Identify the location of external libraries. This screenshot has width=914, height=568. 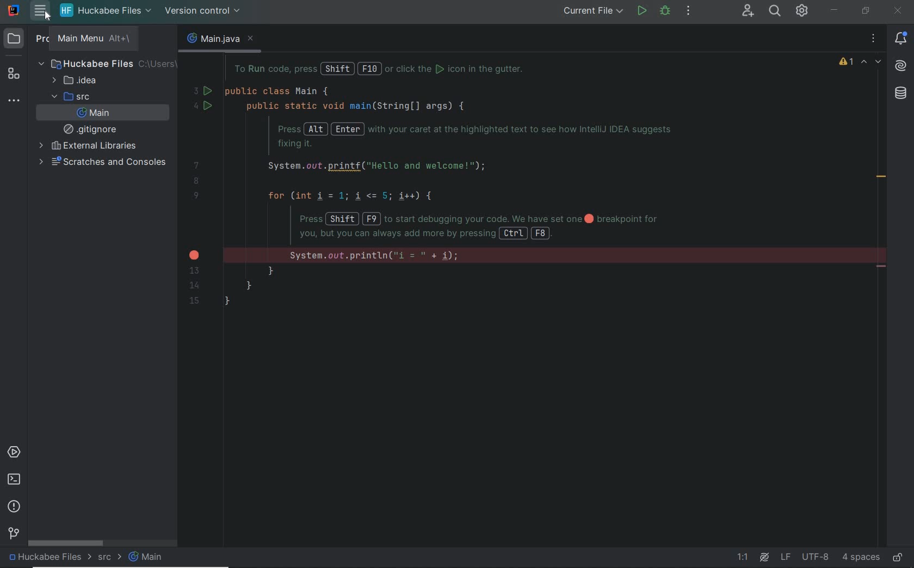
(87, 146).